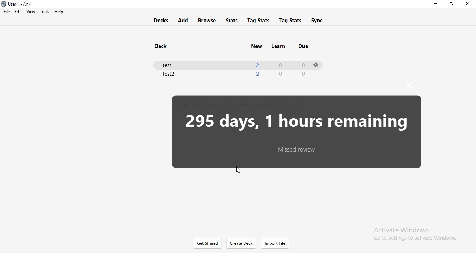  What do you see at coordinates (30, 12) in the screenshot?
I see `view` at bounding box center [30, 12].